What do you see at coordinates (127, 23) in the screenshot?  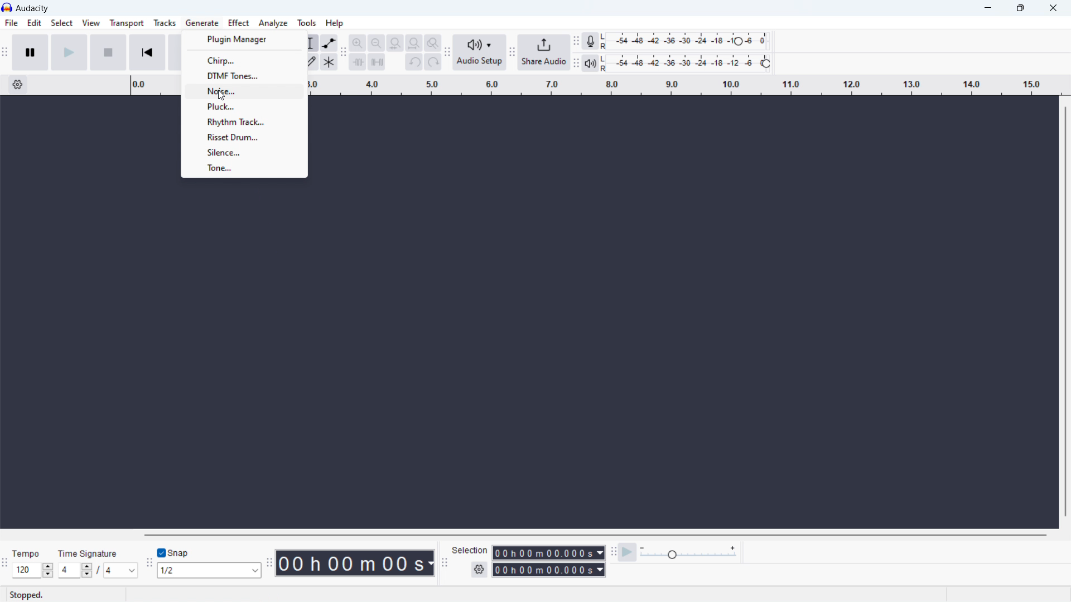 I see `Transport` at bounding box center [127, 23].